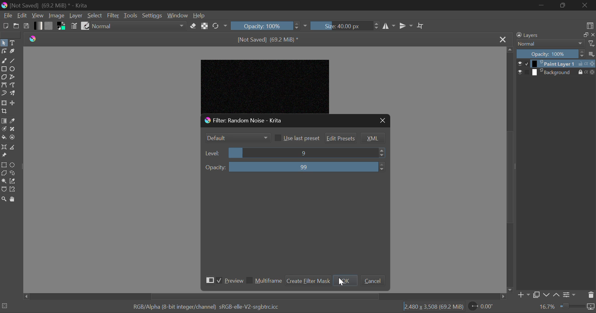  What do you see at coordinates (4, 68) in the screenshot?
I see `Rectangle` at bounding box center [4, 68].